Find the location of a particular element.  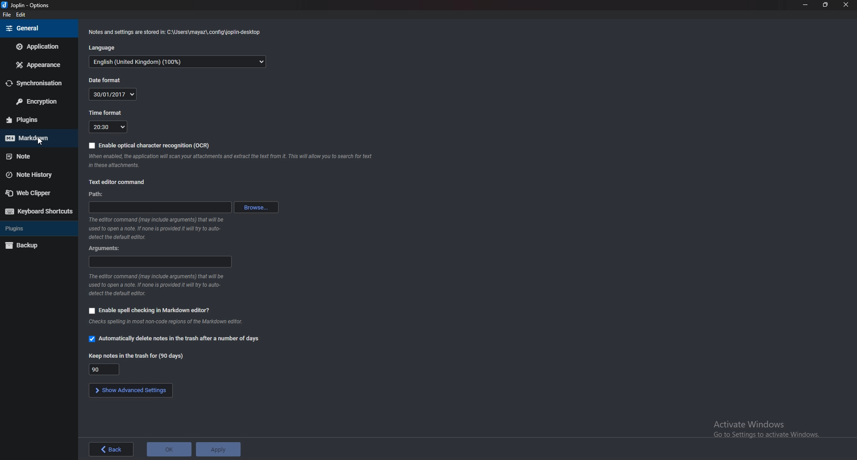

Apply is located at coordinates (217, 449).